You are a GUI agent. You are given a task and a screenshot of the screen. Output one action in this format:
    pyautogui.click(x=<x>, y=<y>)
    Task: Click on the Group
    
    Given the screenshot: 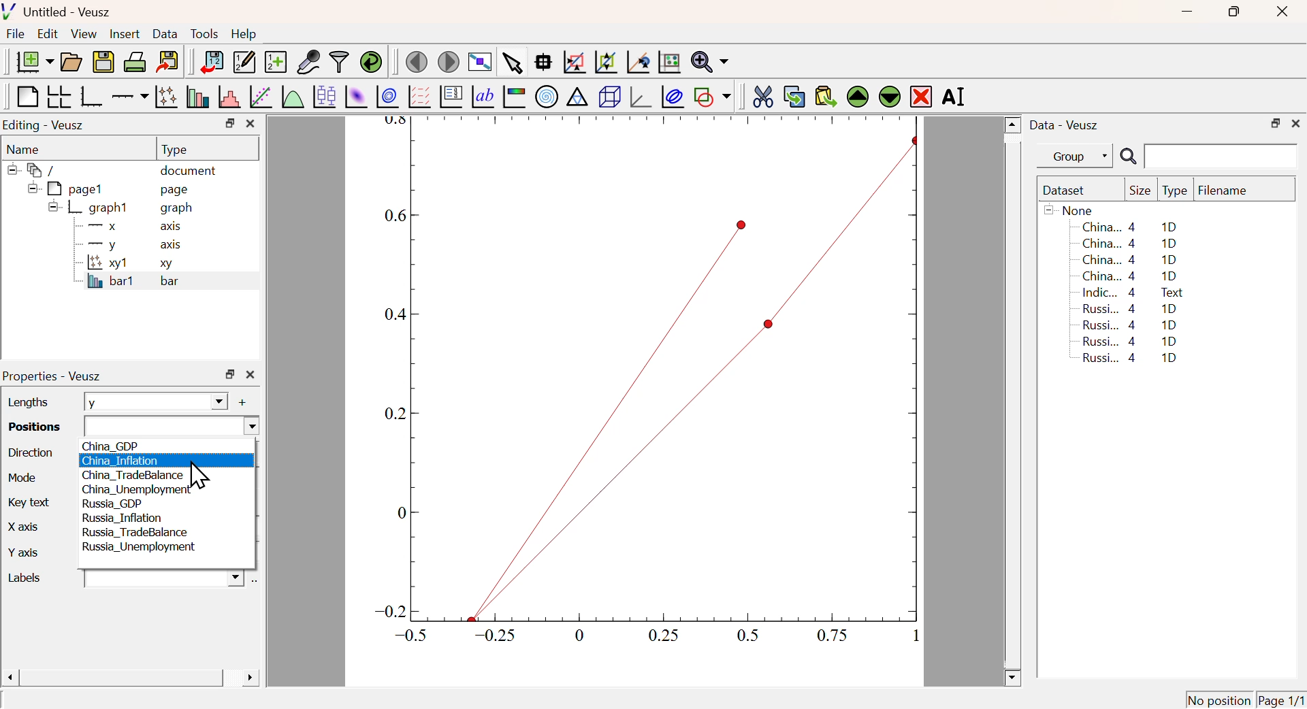 What is the action you would take?
    pyautogui.click(x=1079, y=157)
    